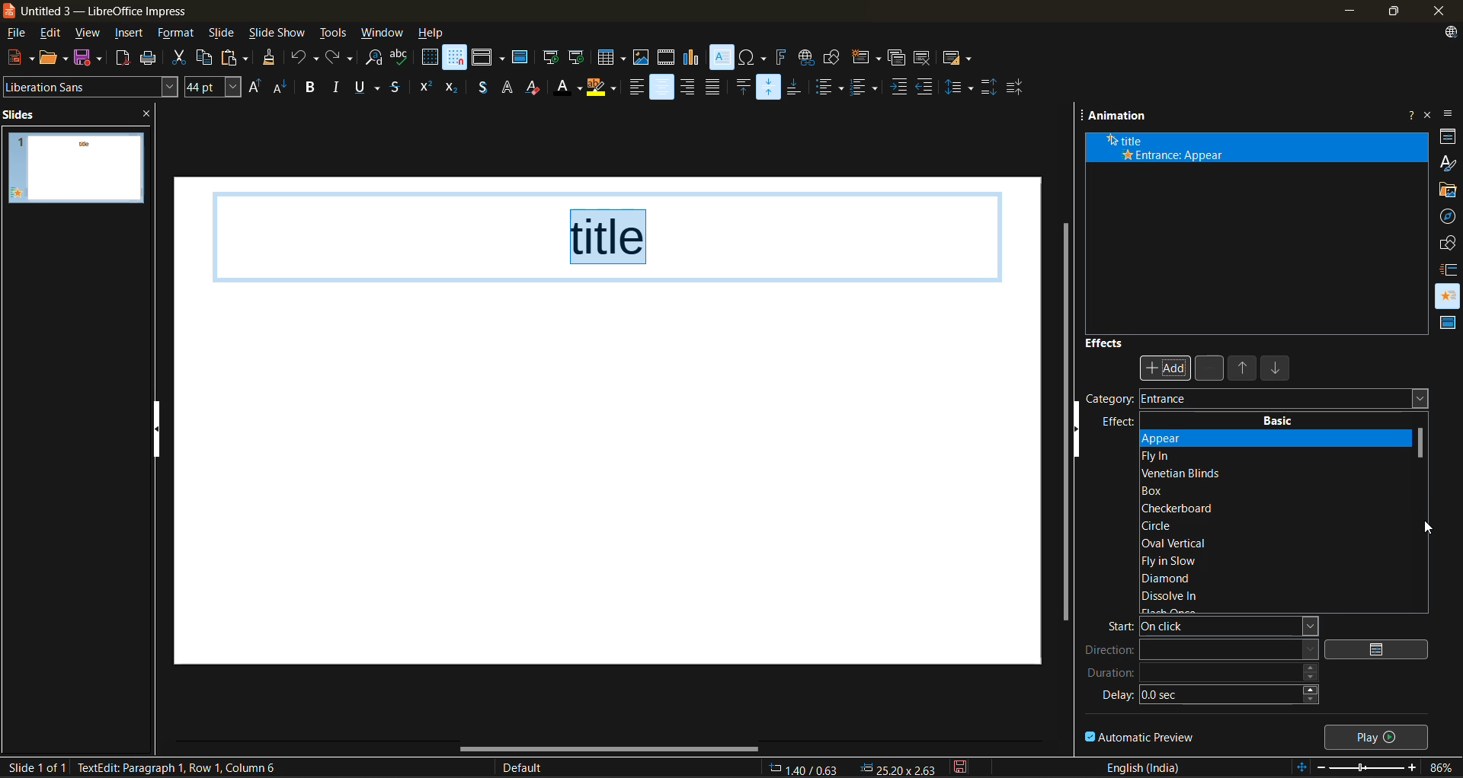 This screenshot has width=1463, height=778. Describe the element at coordinates (187, 767) in the screenshot. I see `metadata` at that location.